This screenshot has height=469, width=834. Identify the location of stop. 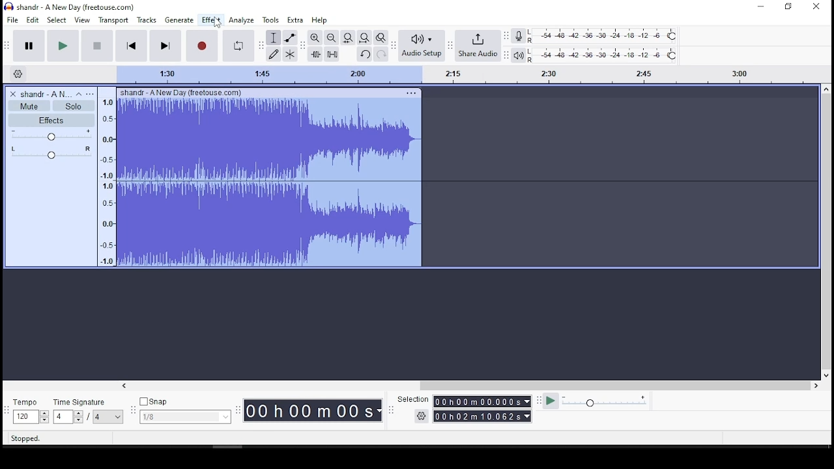
(96, 46).